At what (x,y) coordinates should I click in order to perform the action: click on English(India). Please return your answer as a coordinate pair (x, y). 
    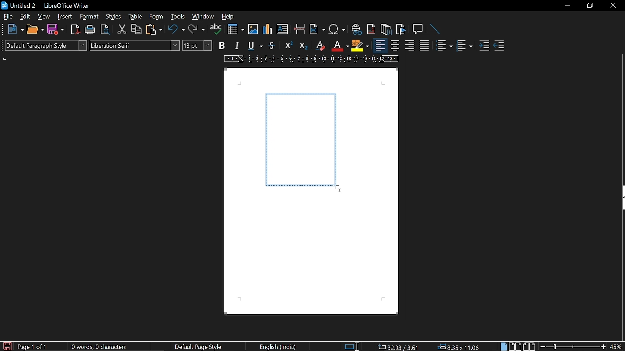
    Looking at the image, I should click on (279, 346).